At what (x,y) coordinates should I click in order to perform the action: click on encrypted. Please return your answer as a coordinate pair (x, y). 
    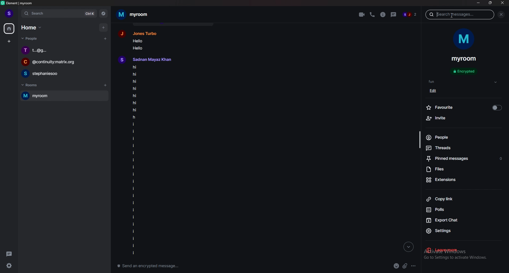
    Looking at the image, I should click on (465, 71).